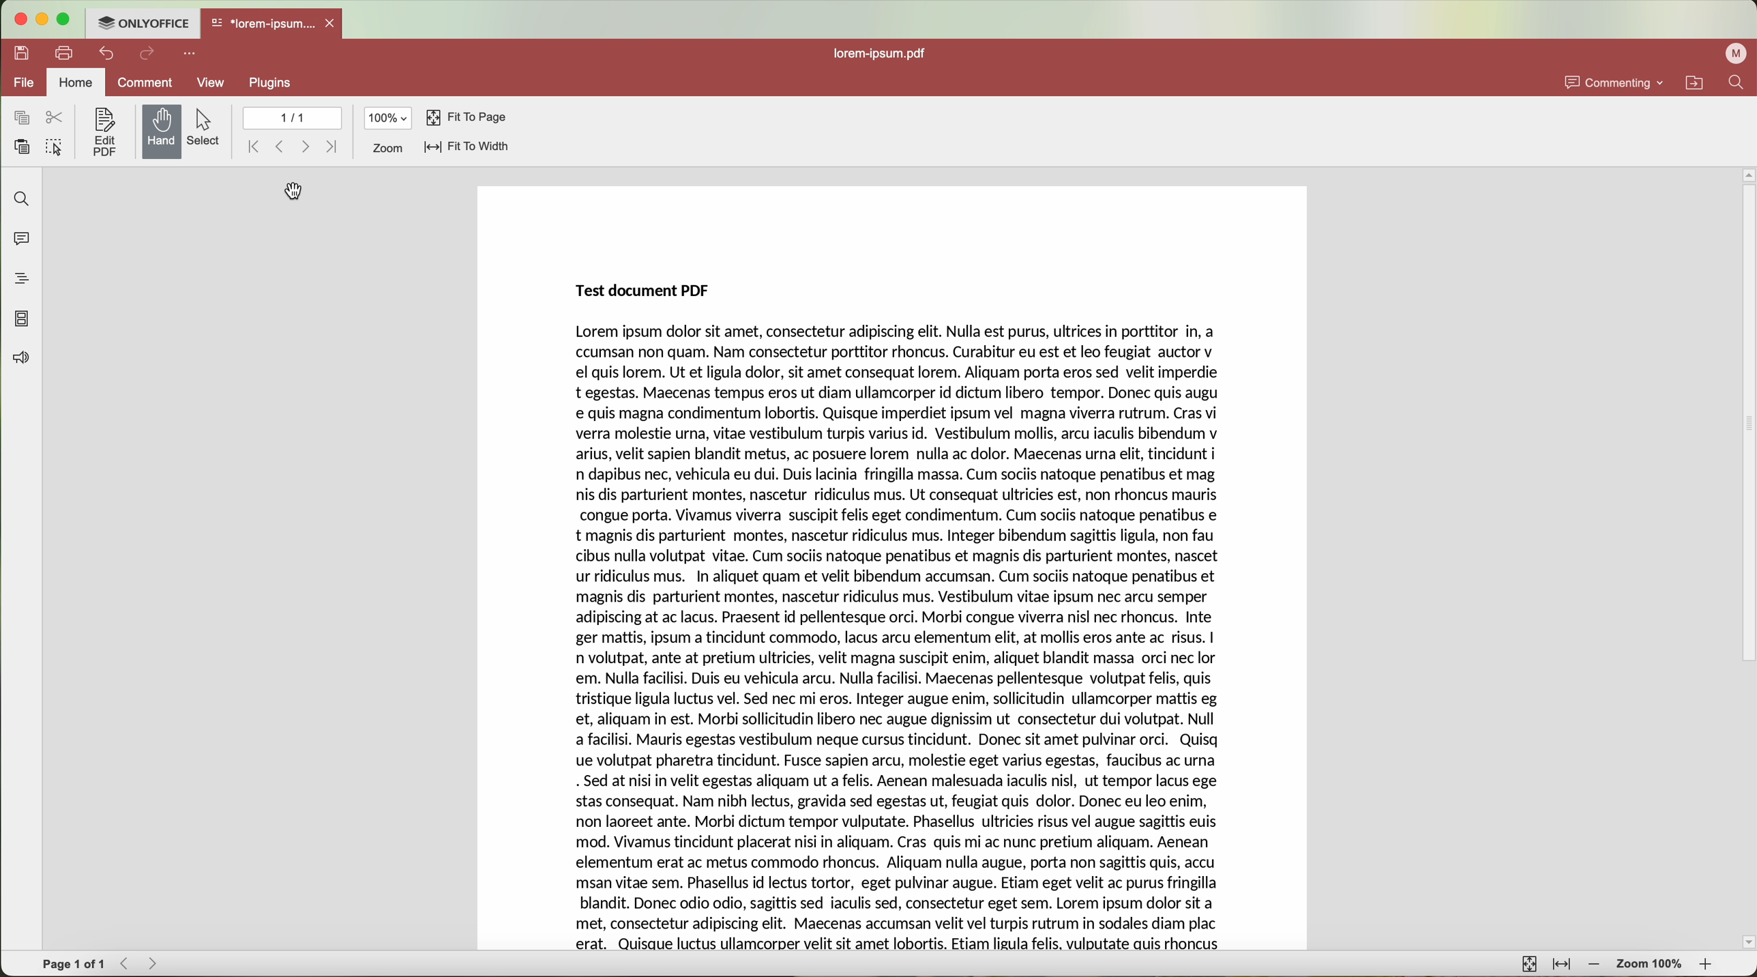 The width and height of the screenshot is (1757, 977). Describe the element at coordinates (1595, 966) in the screenshot. I see `zoom out` at that location.